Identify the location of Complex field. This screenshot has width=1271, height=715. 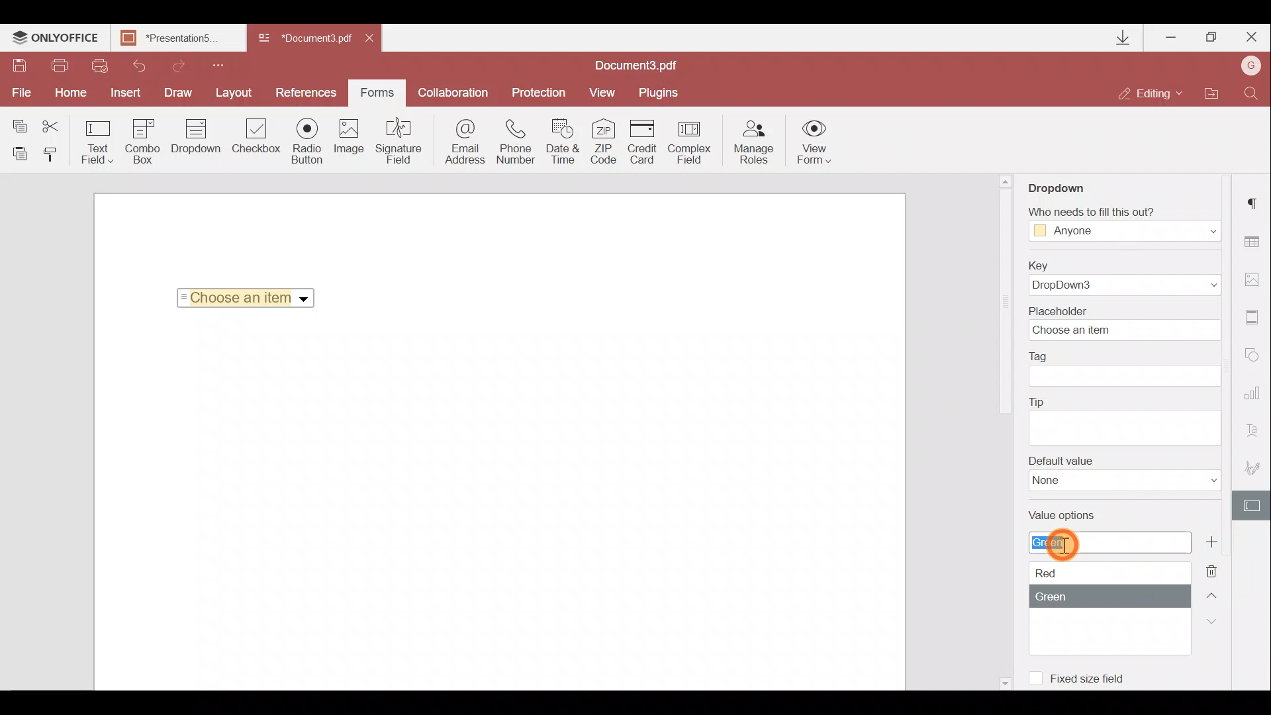
(690, 141).